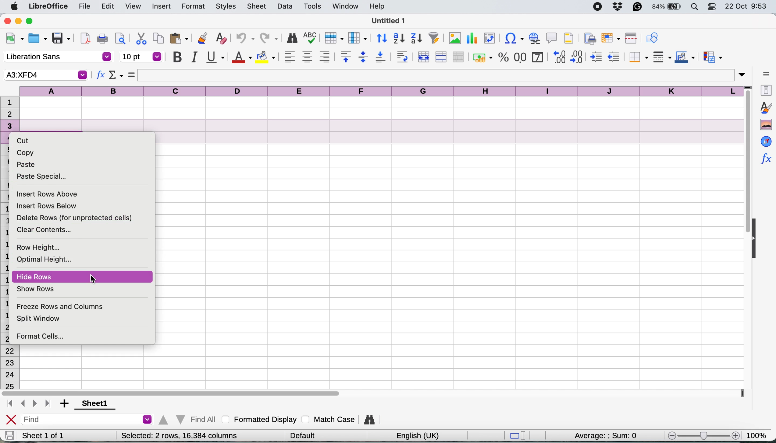 The image size is (776, 443). I want to click on standard selection, so click(520, 436).